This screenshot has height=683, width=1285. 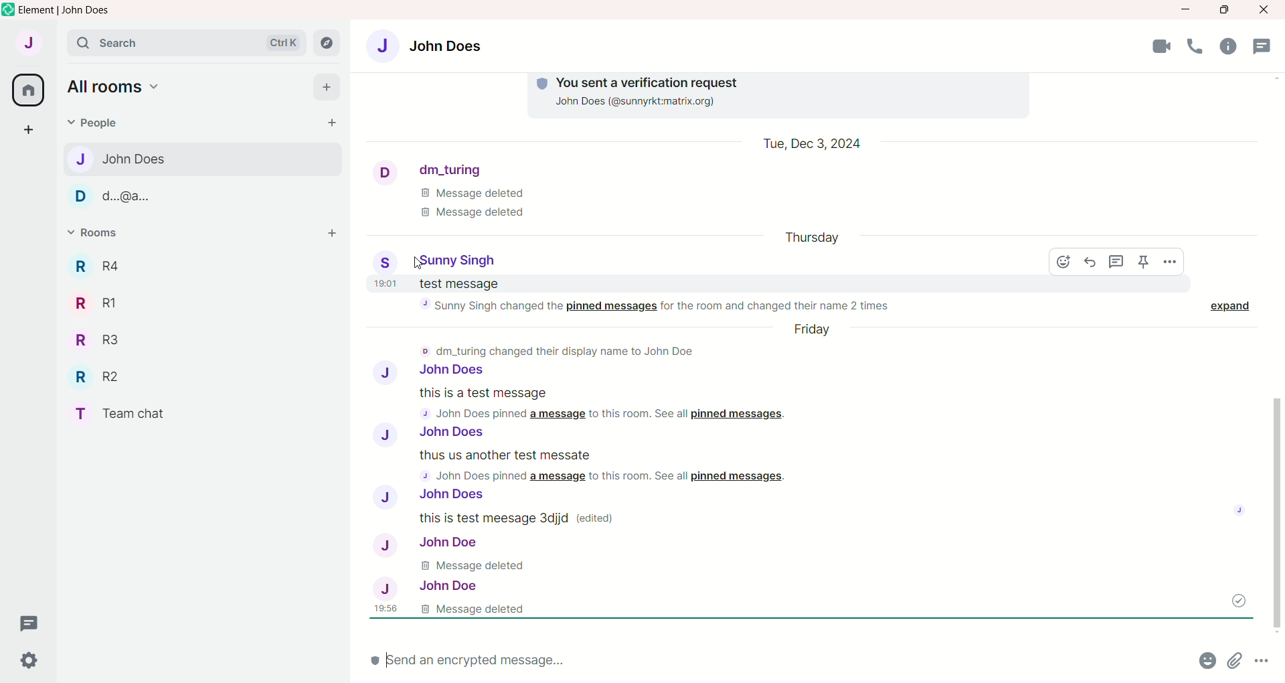 What do you see at coordinates (31, 131) in the screenshot?
I see `create a space` at bounding box center [31, 131].